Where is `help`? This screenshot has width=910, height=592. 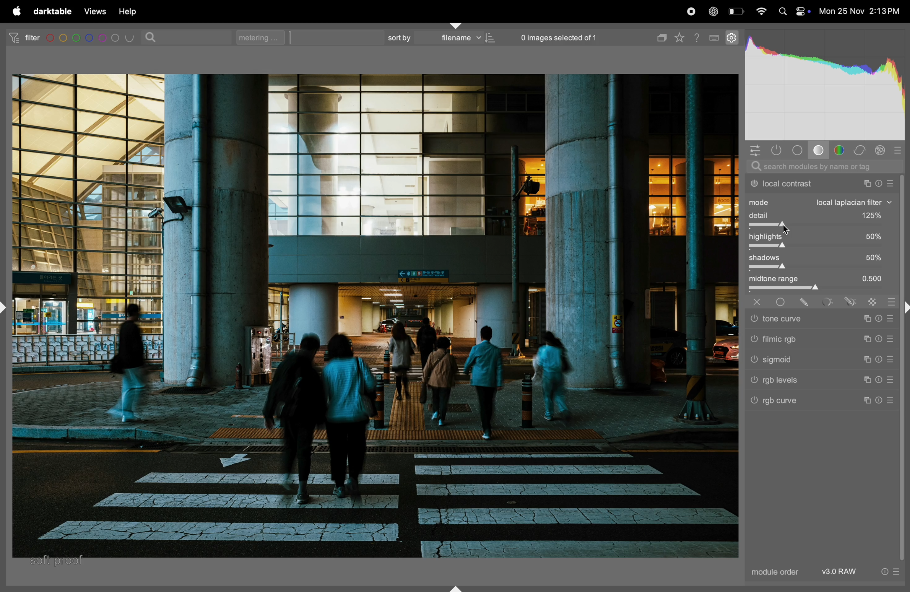 help is located at coordinates (698, 37).